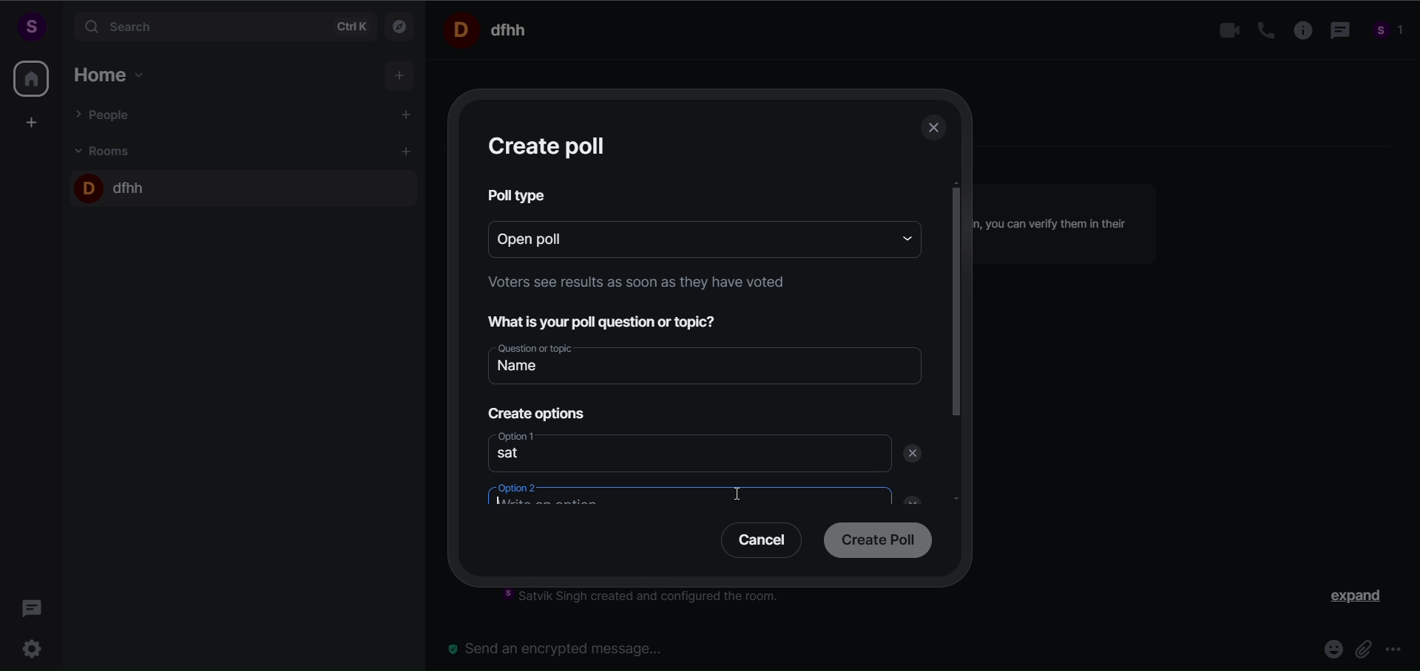 This screenshot has height=671, width=1420. Describe the element at coordinates (744, 497) in the screenshot. I see `Cursor` at that location.